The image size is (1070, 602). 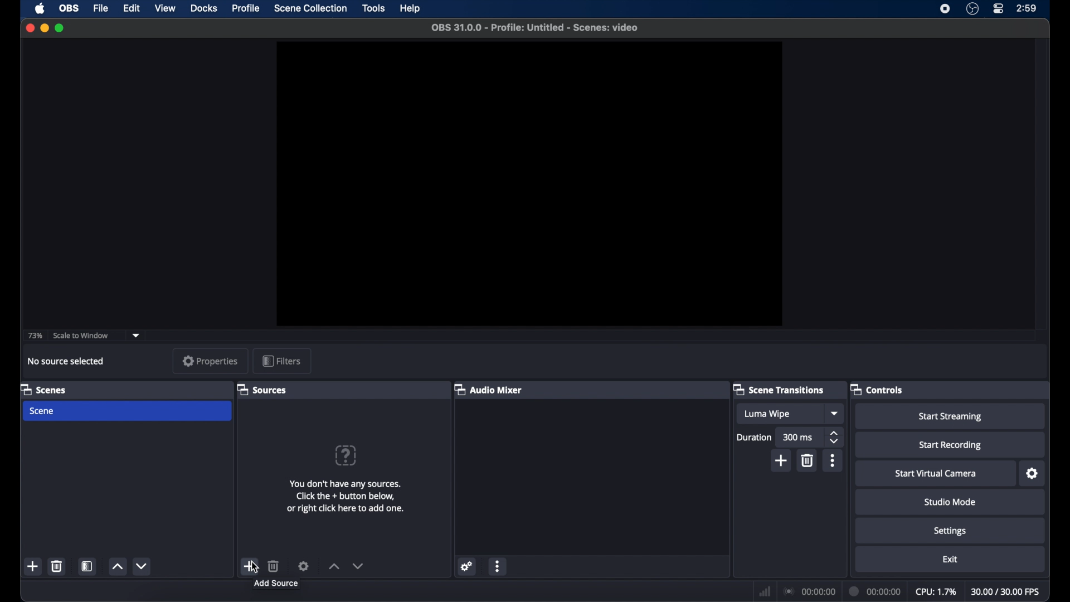 What do you see at coordinates (310, 8) in the screenshot?
I see `scene collection` at bounding box center [310, 8].